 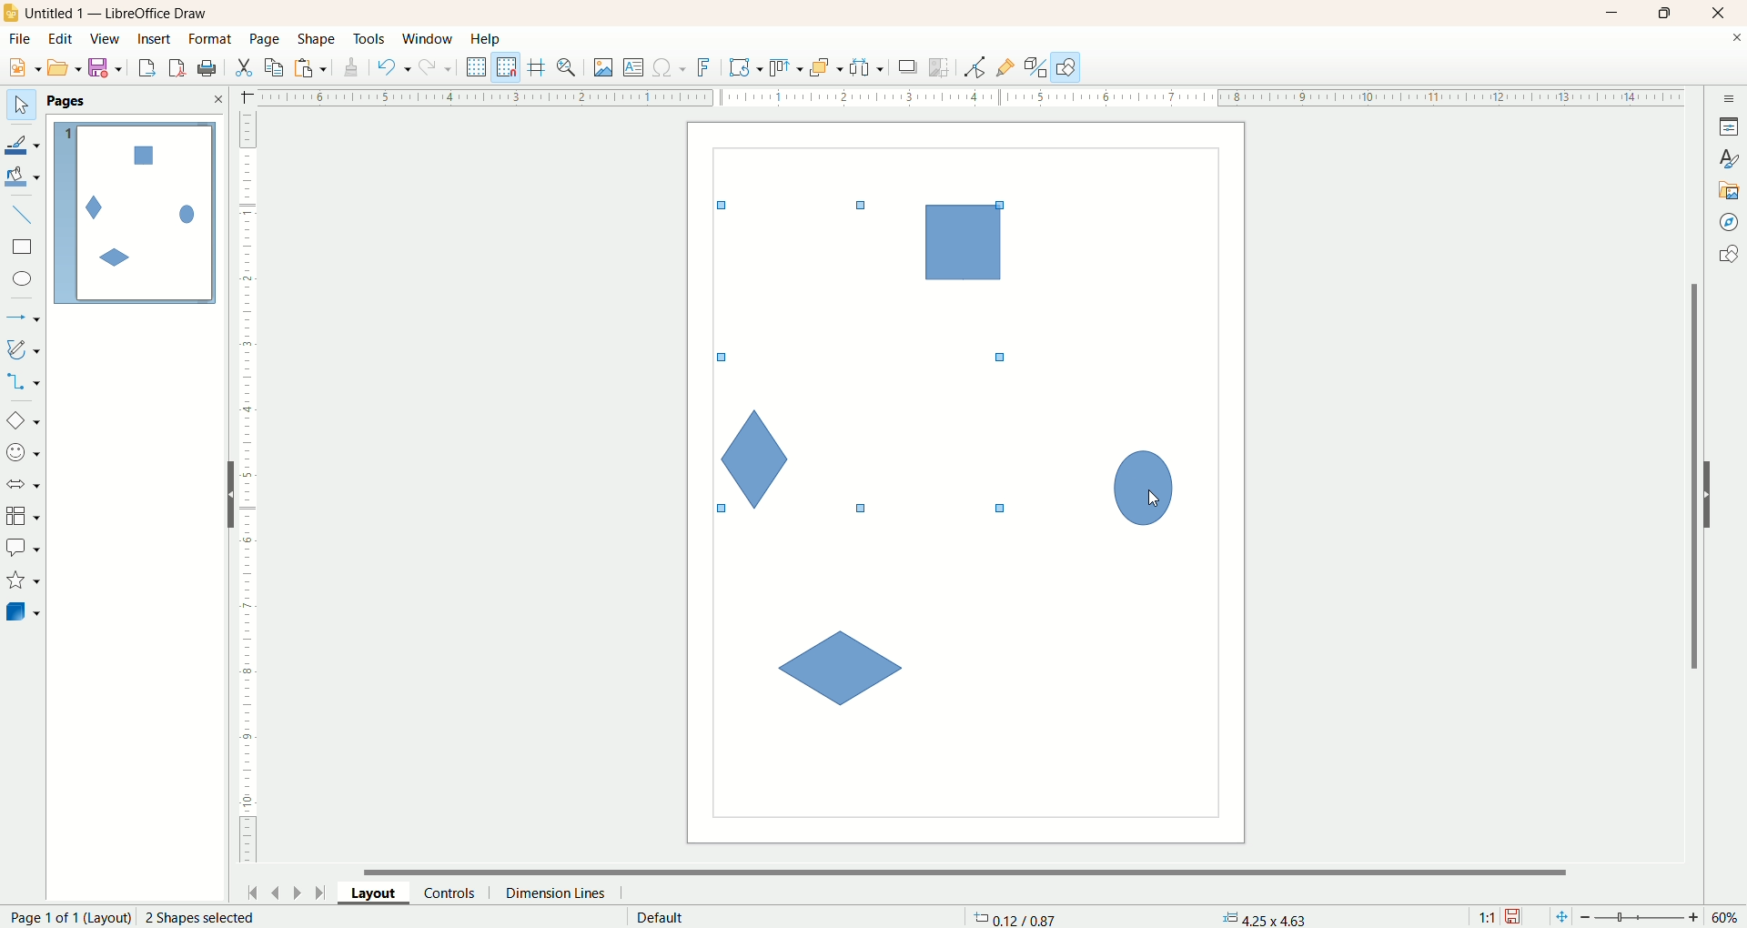 I want to click on first page, so click(x=249, y=890).